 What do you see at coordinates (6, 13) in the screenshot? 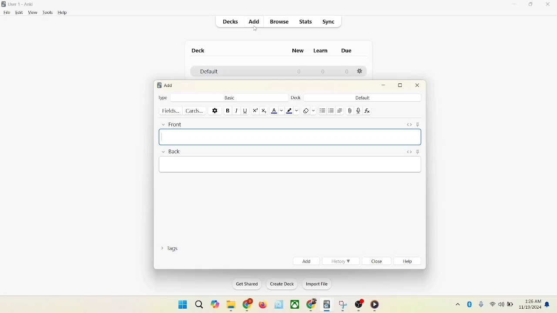
I see `file` at bounding box center [6, 13].